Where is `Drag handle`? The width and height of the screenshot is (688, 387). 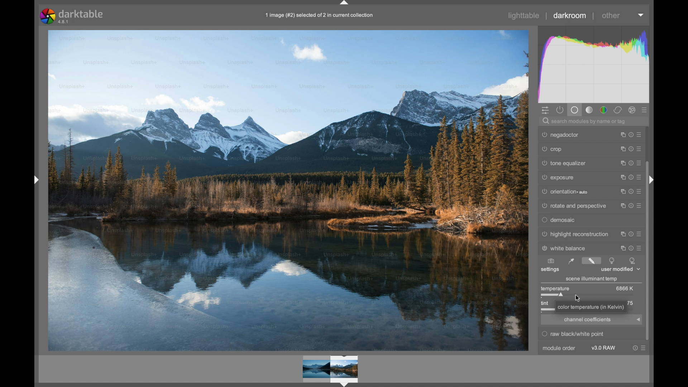
Drag handle is located at coordinates (653, 180).